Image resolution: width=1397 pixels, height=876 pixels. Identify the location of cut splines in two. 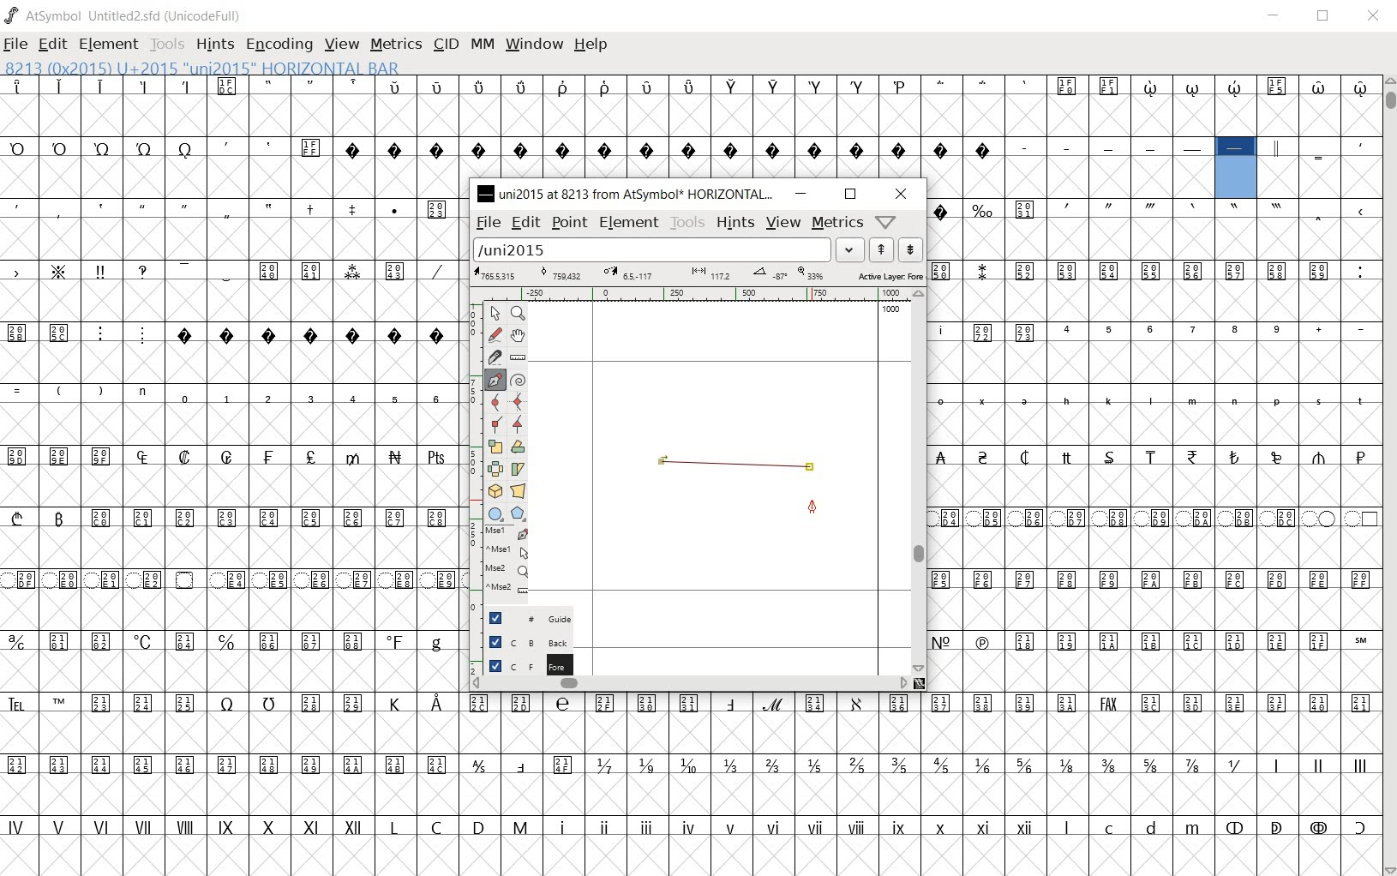
(492, 356).